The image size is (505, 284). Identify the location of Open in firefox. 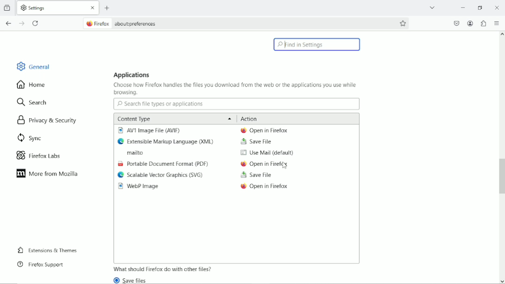
(265, 188).